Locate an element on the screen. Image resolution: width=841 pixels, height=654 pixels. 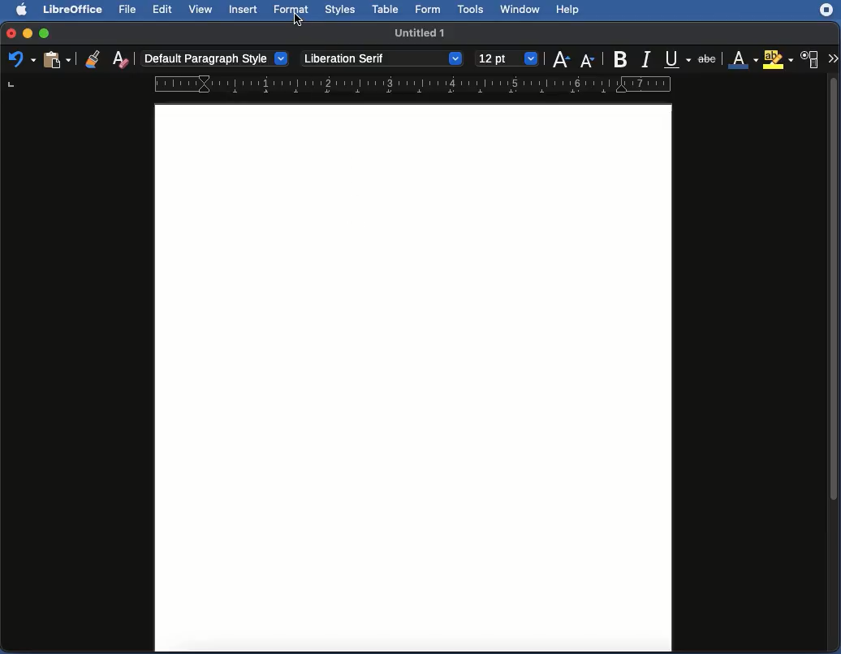
Size up is located at coordinates (561, 61).